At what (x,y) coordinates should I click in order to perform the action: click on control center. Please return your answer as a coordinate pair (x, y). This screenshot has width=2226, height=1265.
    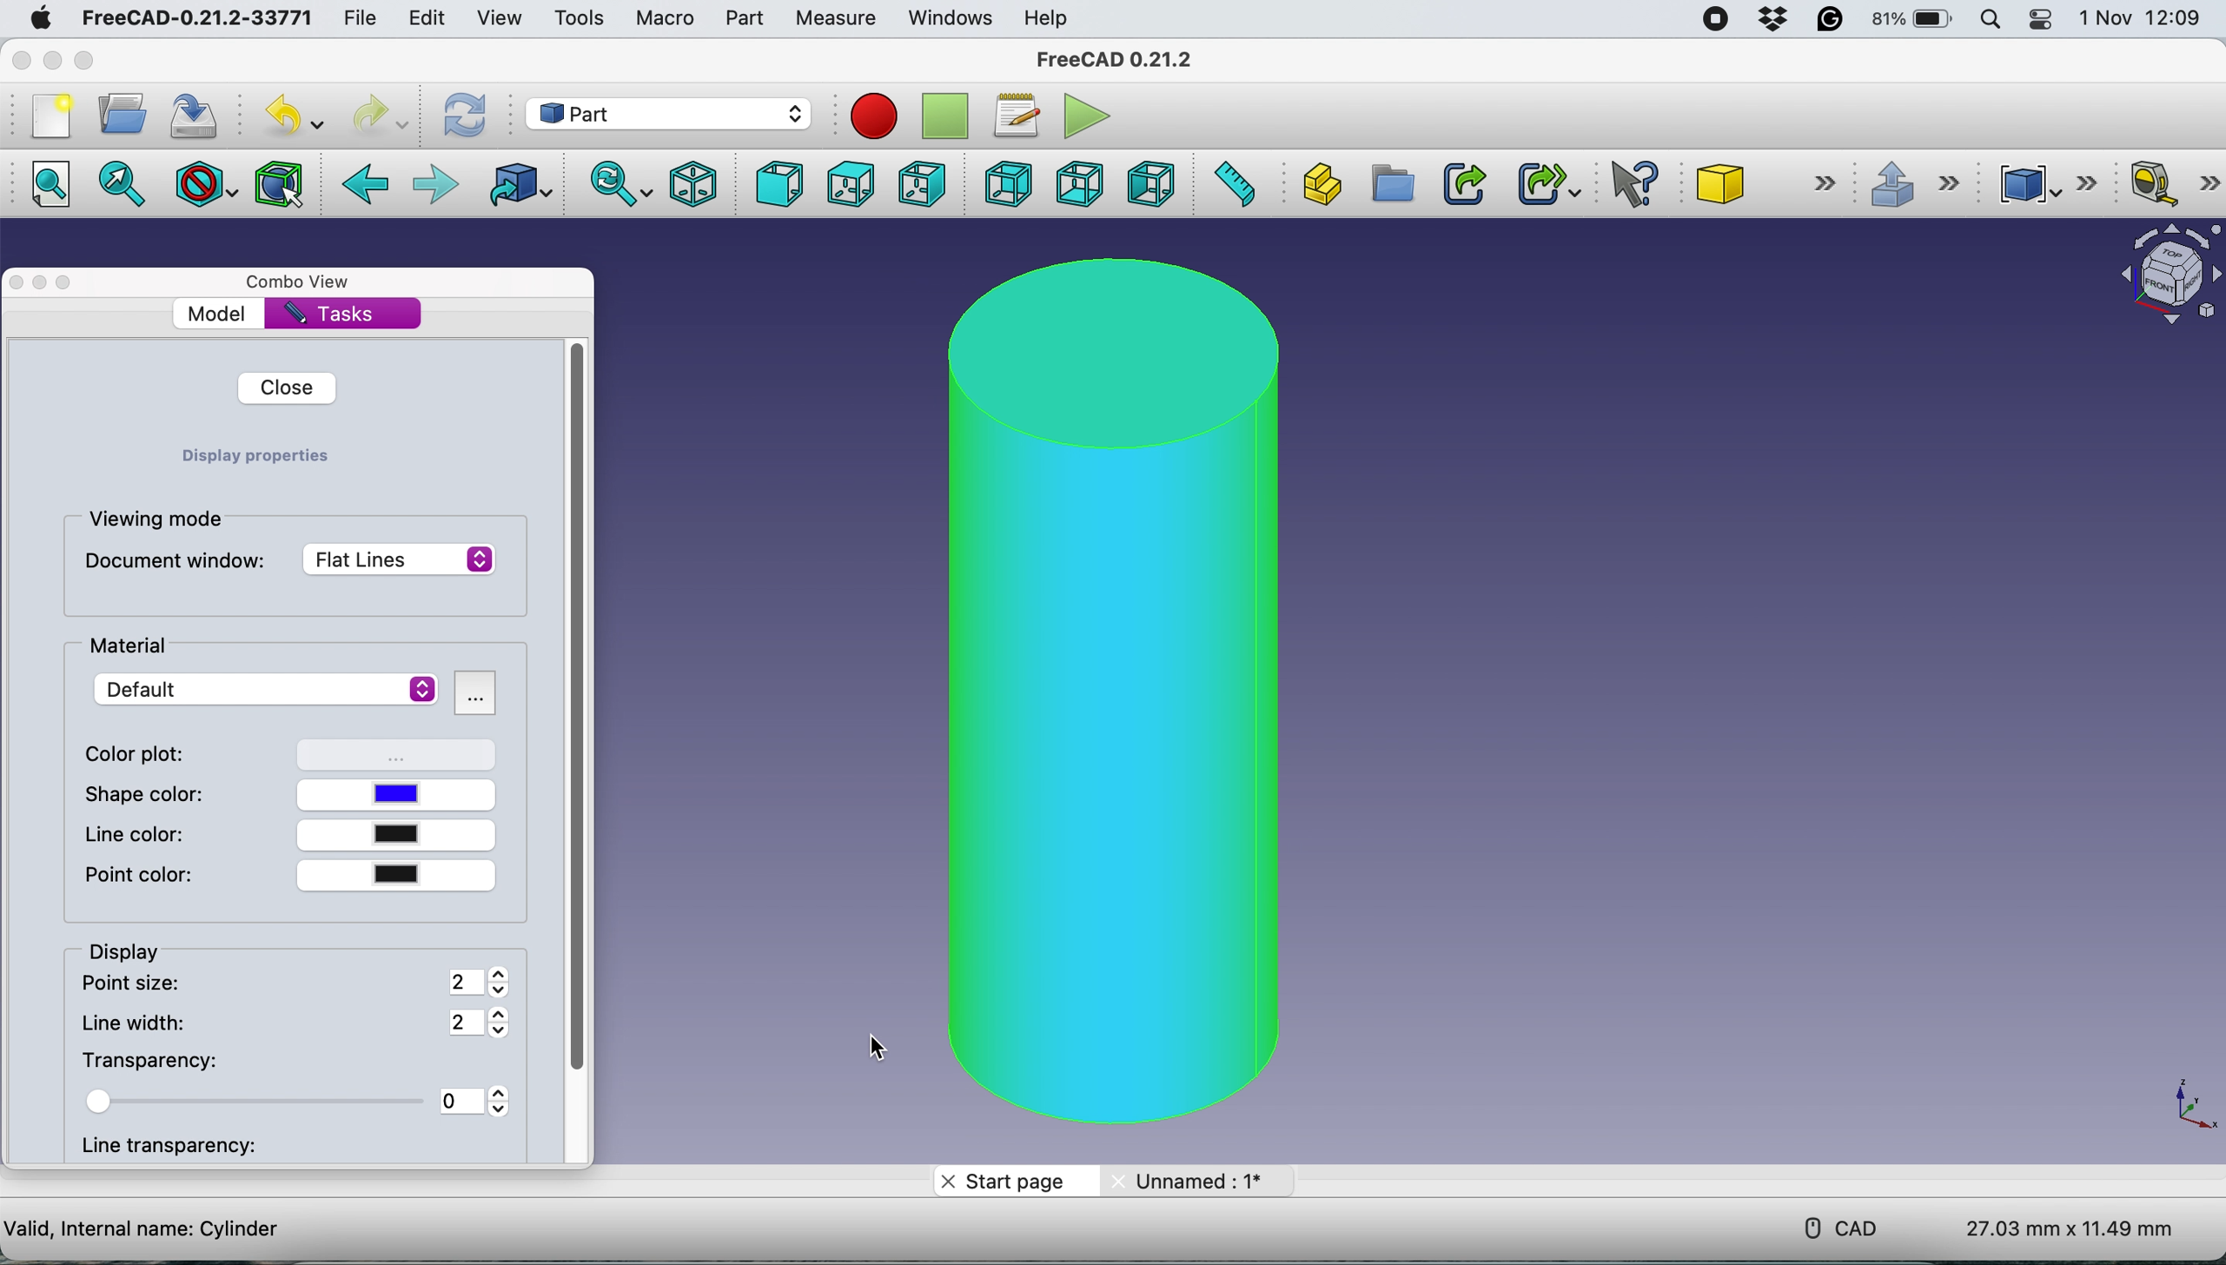
    Looking at the image, I should click on (2044, 23).